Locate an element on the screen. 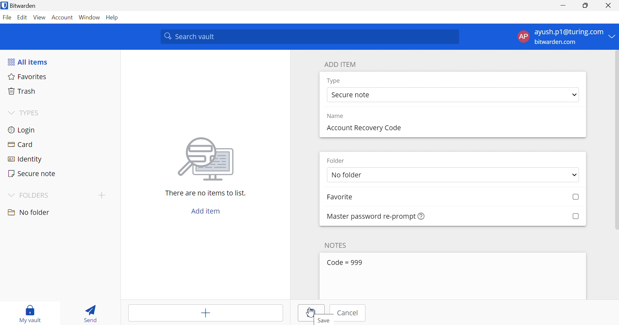 The height and width of the screenshot is (325, 619). Identity is located at coordinates (24, 159).